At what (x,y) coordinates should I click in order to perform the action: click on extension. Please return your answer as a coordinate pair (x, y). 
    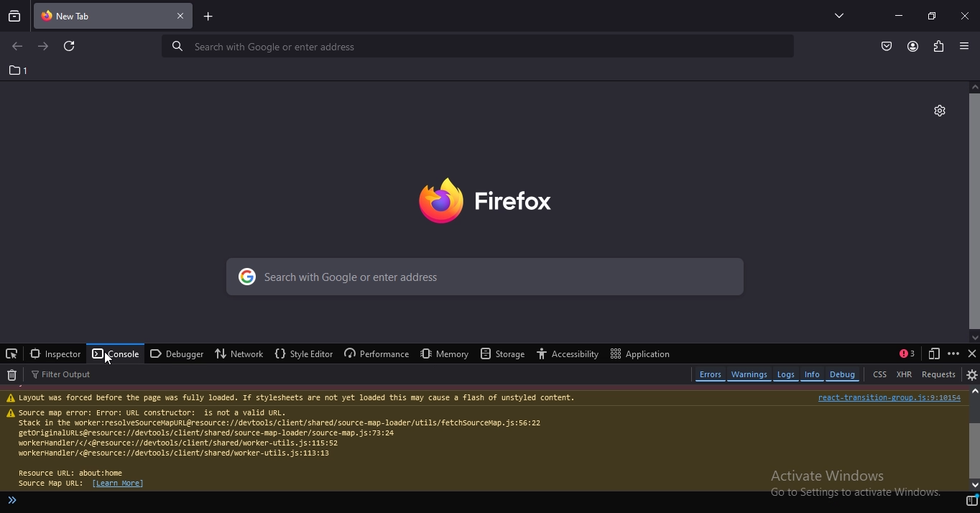
    Looking at the image, I should click on (939, 47).